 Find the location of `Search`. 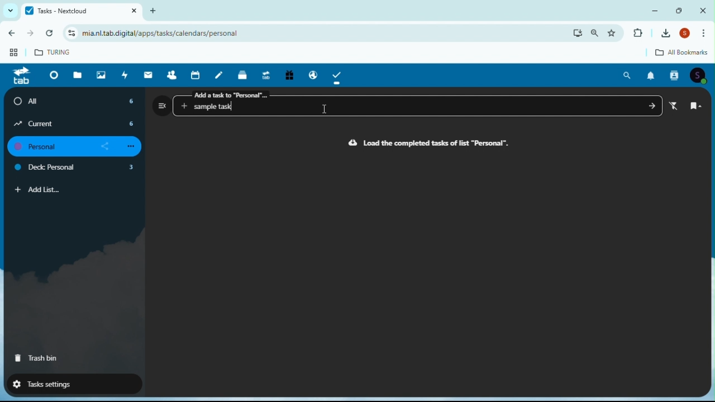

Search is located at coordinates (628, 75).